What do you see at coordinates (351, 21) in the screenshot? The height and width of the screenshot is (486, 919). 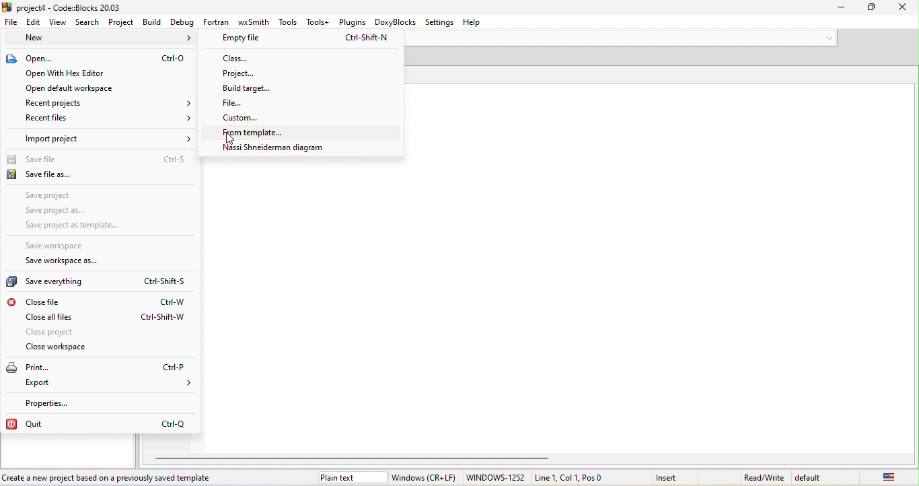 I see `plugins` at bounding box center [351, 21].